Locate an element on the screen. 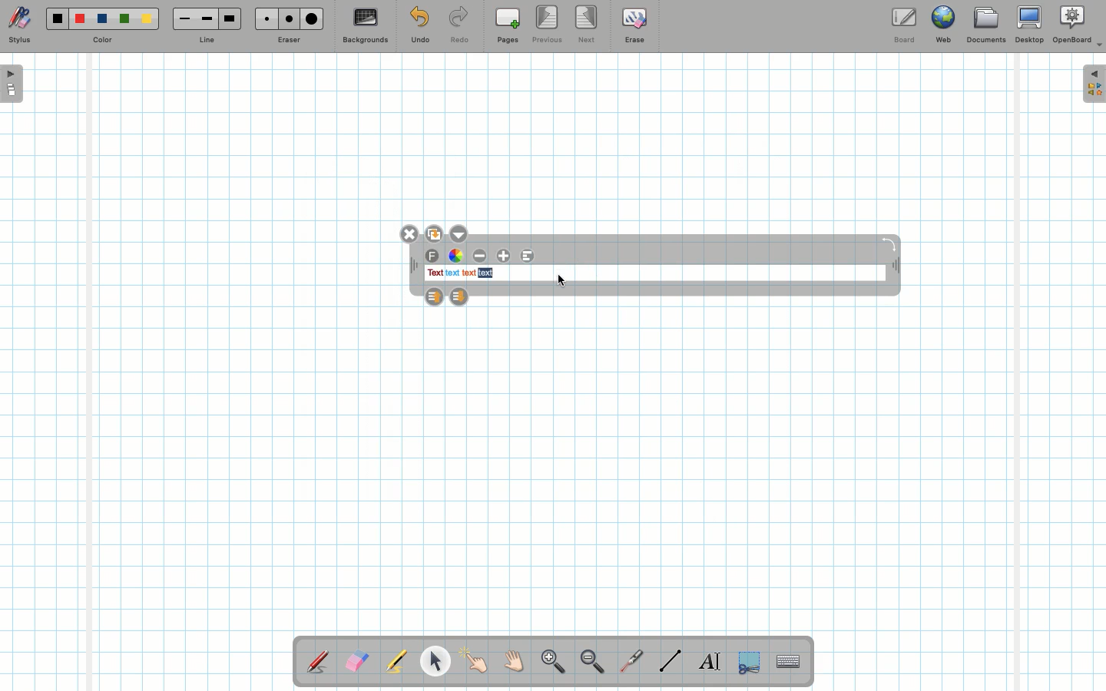 The width and height of the screenshot is (1106, 691). Erase is located at coordinates (634, 25).